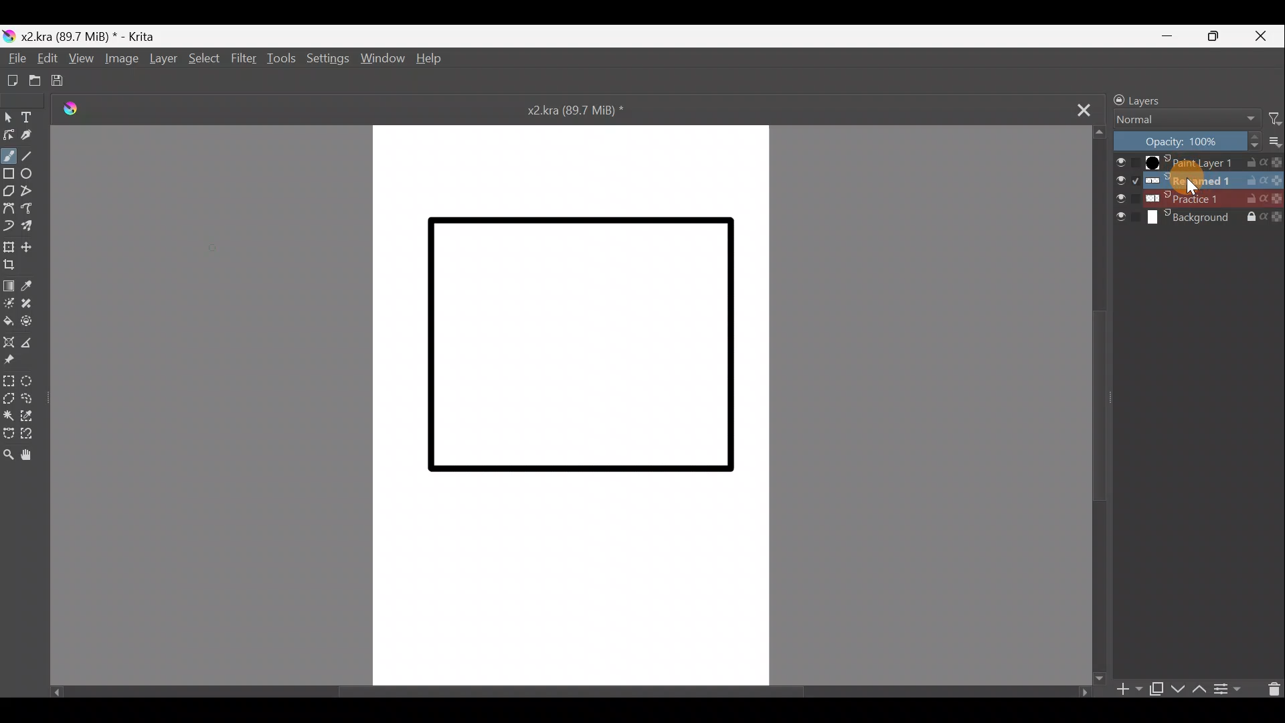 This screenshot has height=723, width=1285. I want to click on Rectangular selection tool, so click(9, 381).